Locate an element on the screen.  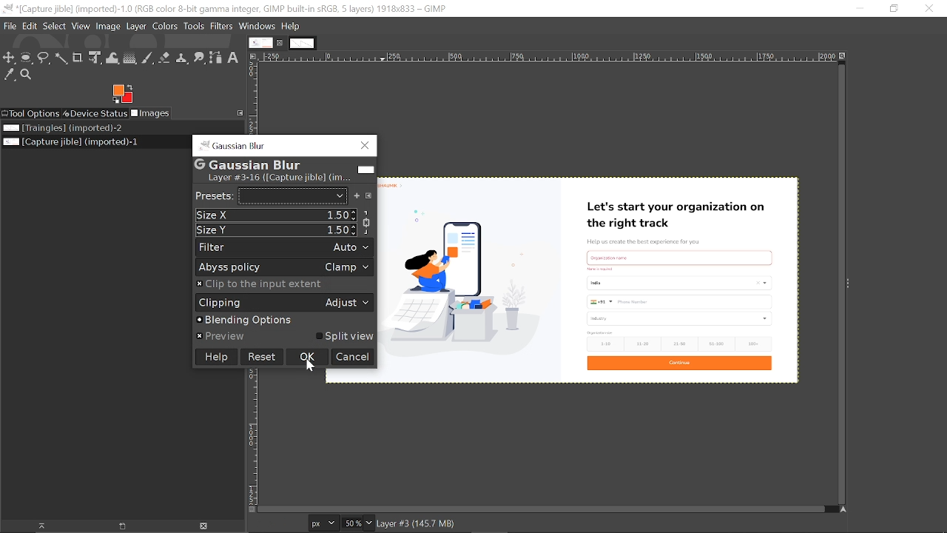
Move tool is located at coordinates (10, 58).